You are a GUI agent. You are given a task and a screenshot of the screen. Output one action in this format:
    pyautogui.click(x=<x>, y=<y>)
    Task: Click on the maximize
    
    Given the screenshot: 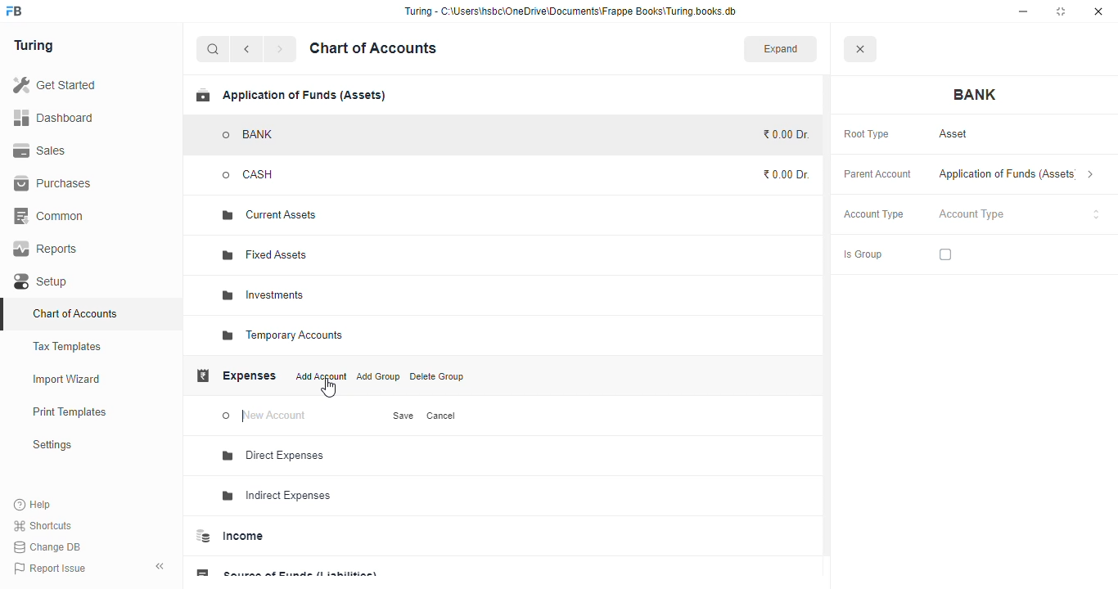 What is the action you would take?
    pyautogui.click(x=1061, y=11)
    